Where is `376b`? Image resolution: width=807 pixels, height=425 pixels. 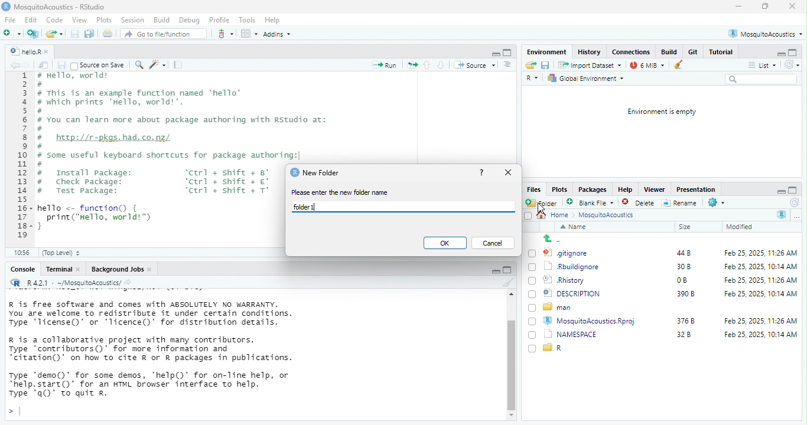
376b is located at coordinates (686, 320).